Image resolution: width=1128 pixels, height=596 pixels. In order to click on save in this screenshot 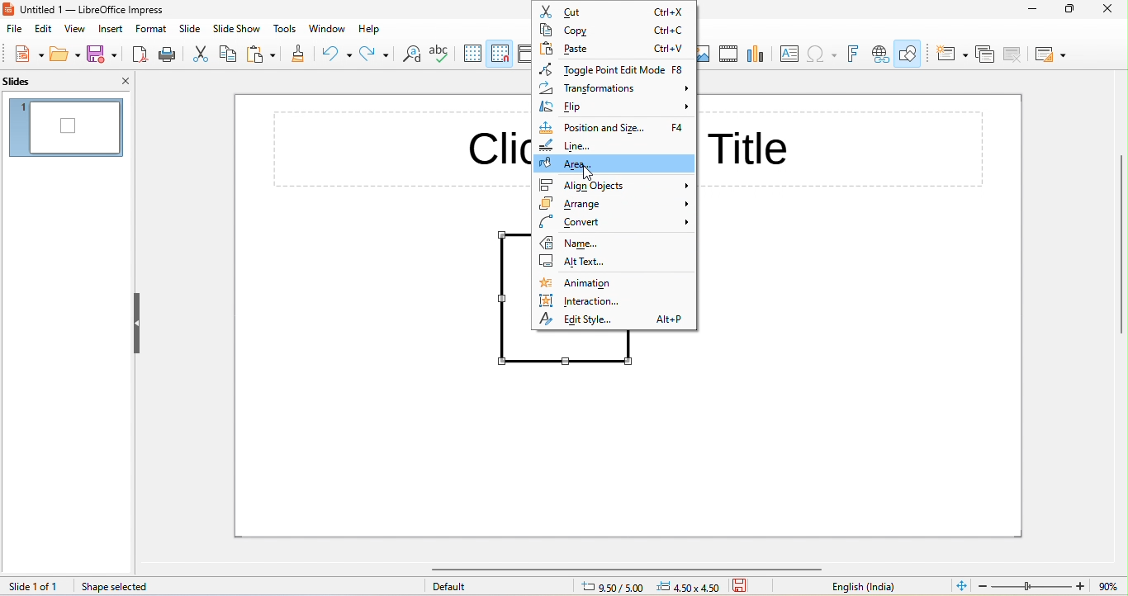, I will do `click(743, 587)`.